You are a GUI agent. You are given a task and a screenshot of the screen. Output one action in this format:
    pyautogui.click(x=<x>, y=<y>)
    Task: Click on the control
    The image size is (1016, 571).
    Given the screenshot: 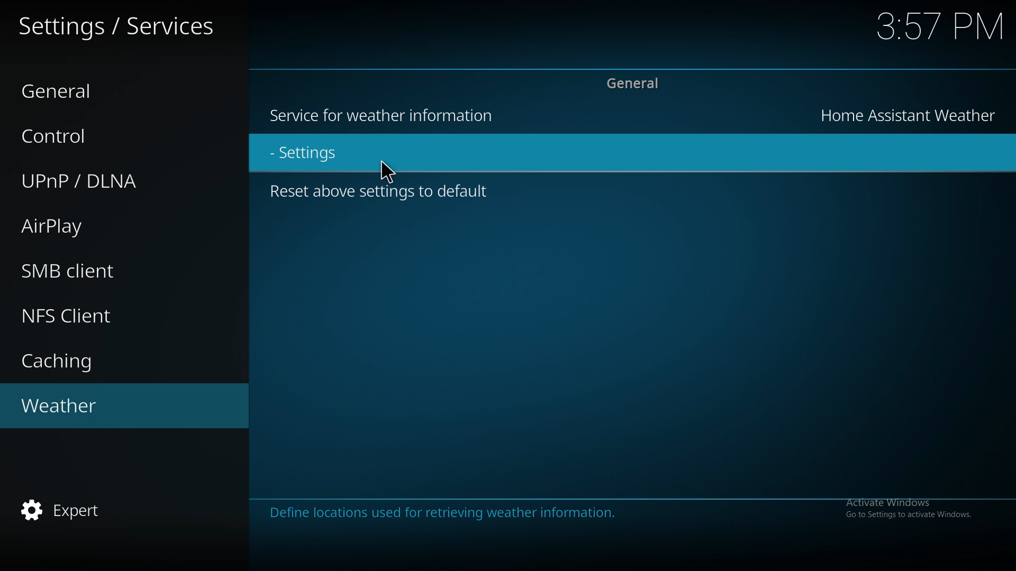 What is the action you would take?
    pyautogui.click(x=100, y=135)
    